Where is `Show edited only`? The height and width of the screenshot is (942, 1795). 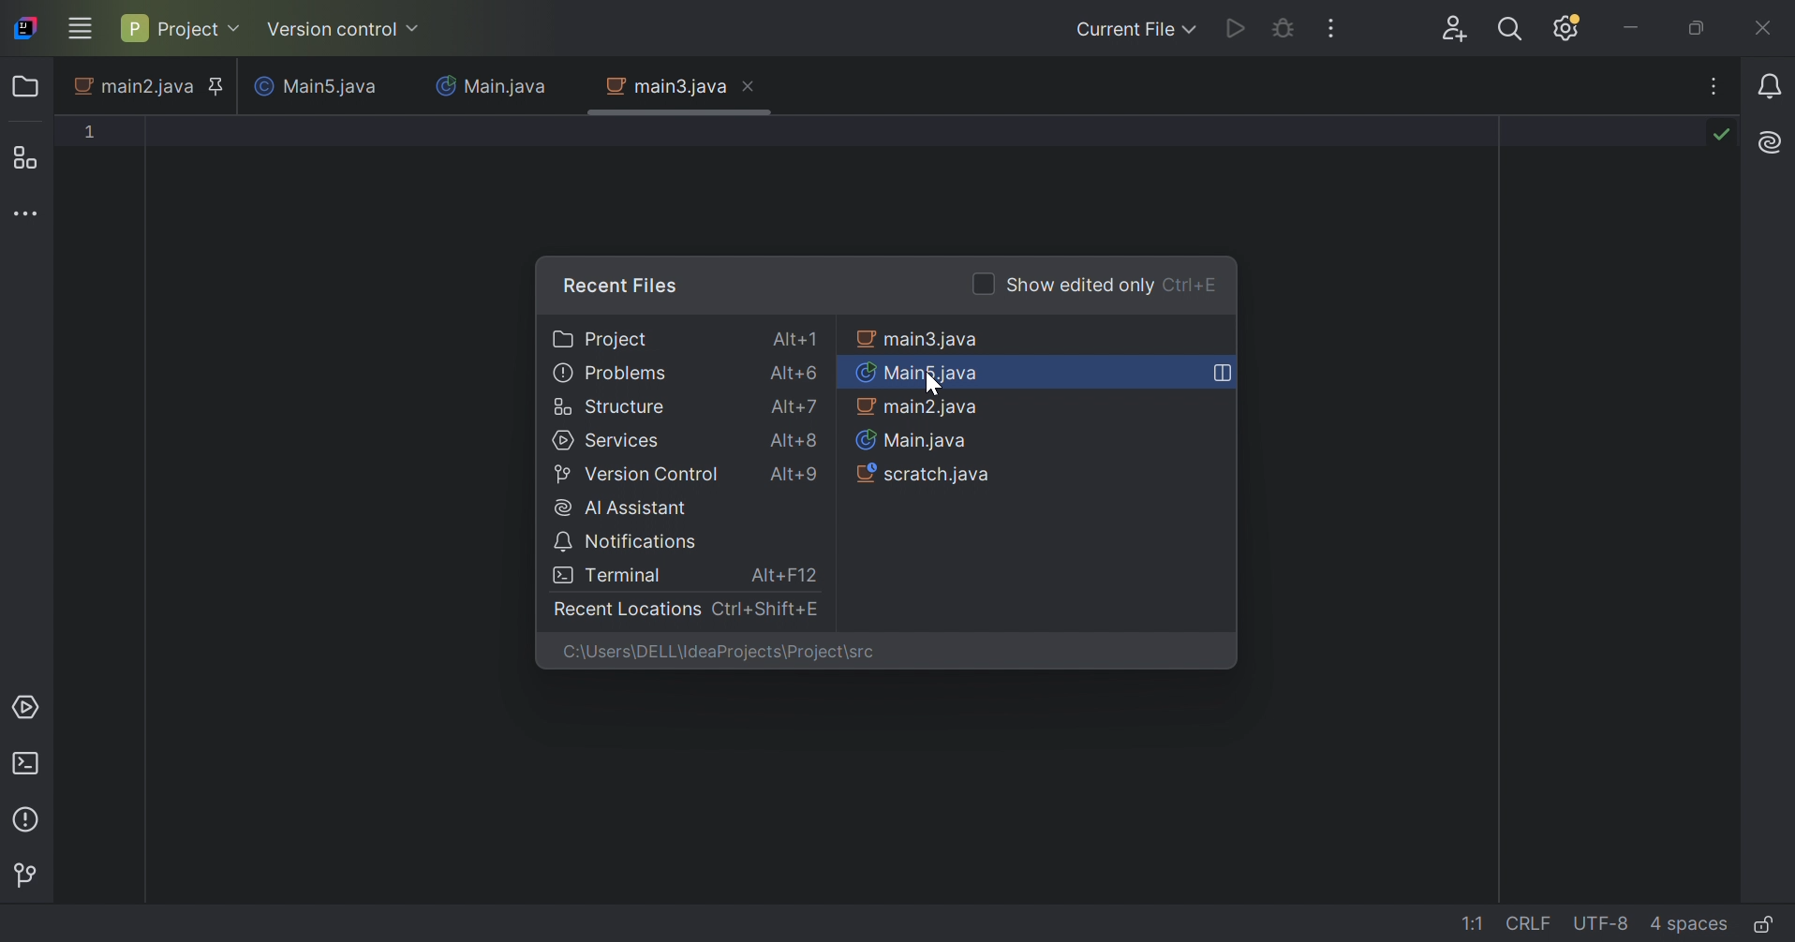 Show edited only is located at coordinates (1082, 286).